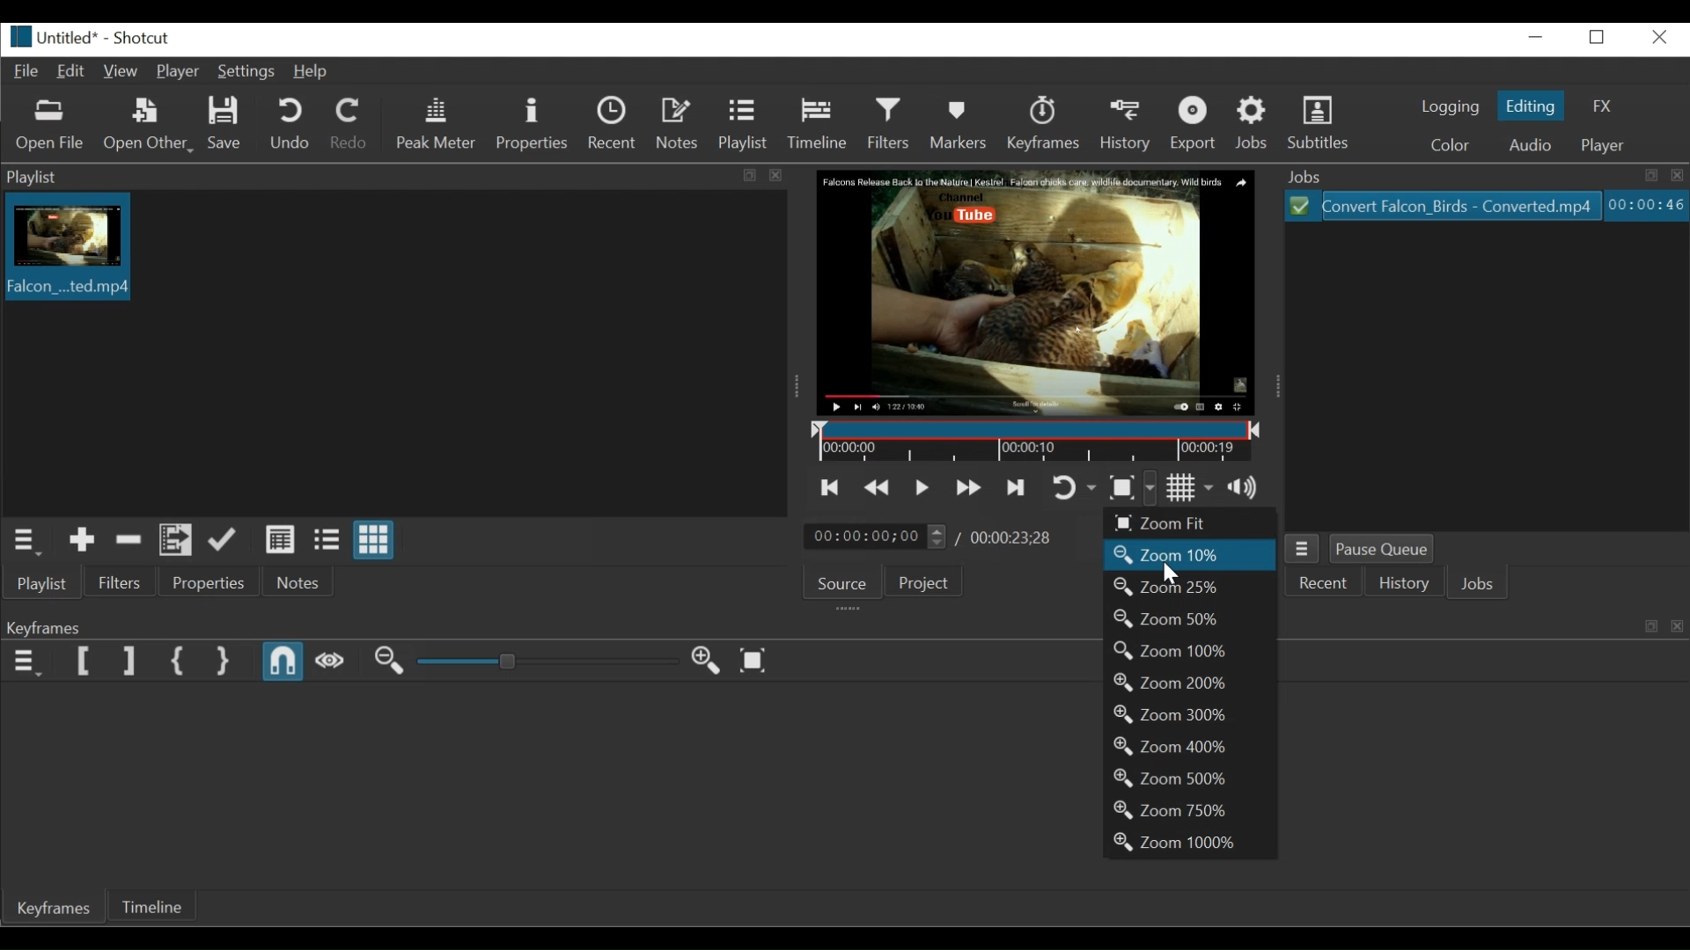 The height and width of the screenshot is (950, 1690). I want to click on Remove cut, so click(129, 540).